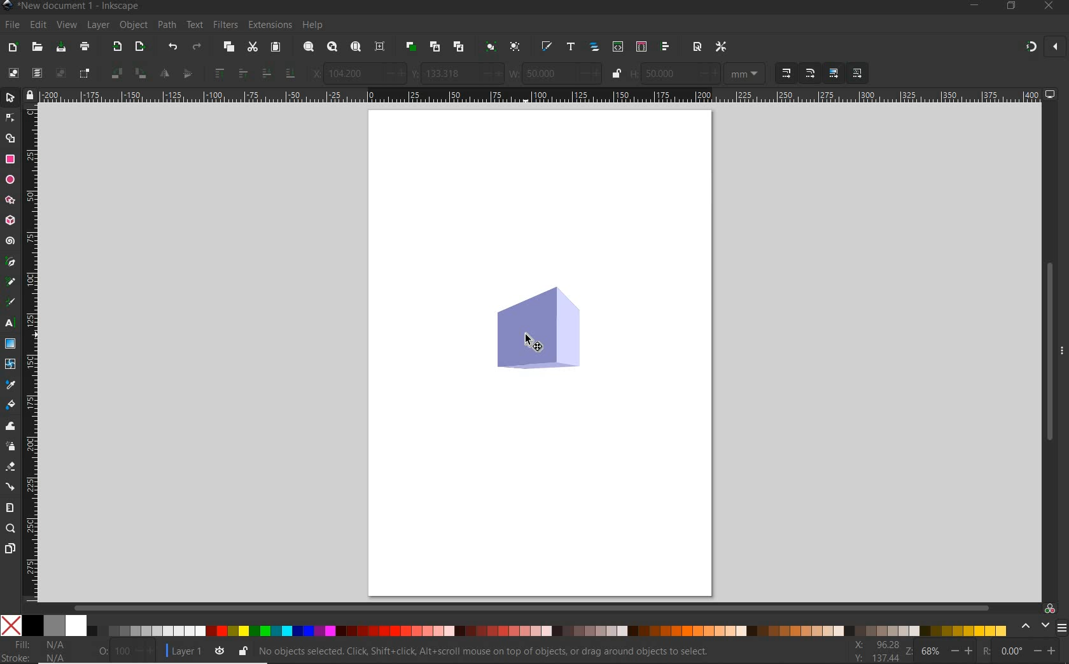 This screenshot has width=1069, height=664. Describe the element at coordinates (533, 343) in the screenshot. I see `cursor` at that location.